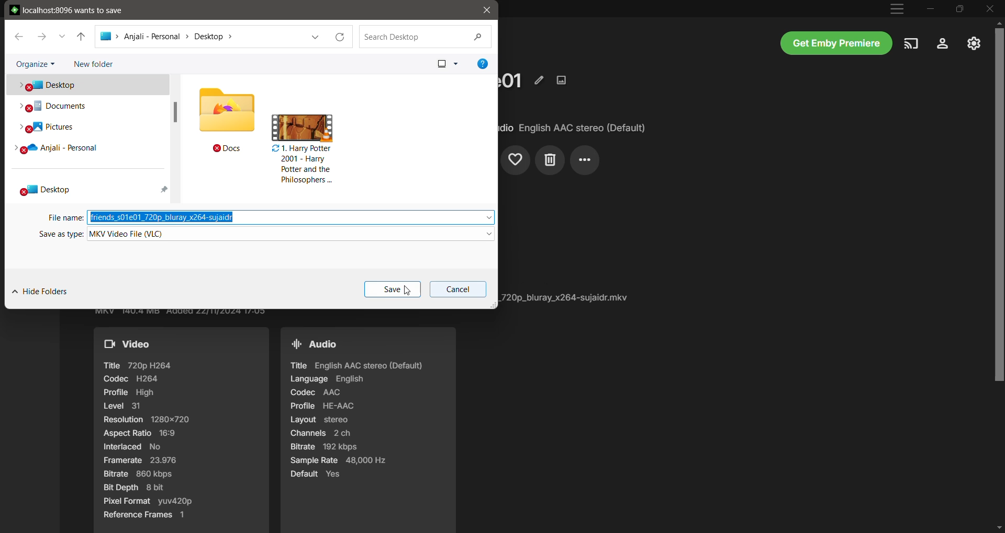 This screenshot has height=533, width=1005. Describe the element at coordinates (41, 36) in the screenshot. I see `Forward` at that location.